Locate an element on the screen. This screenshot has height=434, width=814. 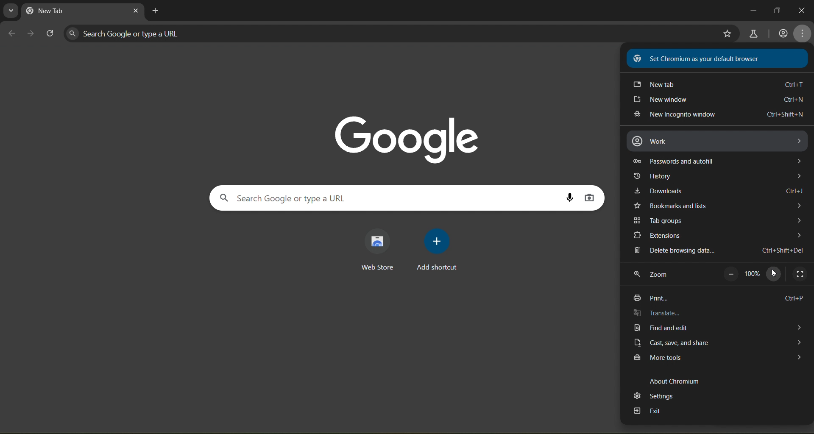
Google logo is located at coordinates (408, 136).